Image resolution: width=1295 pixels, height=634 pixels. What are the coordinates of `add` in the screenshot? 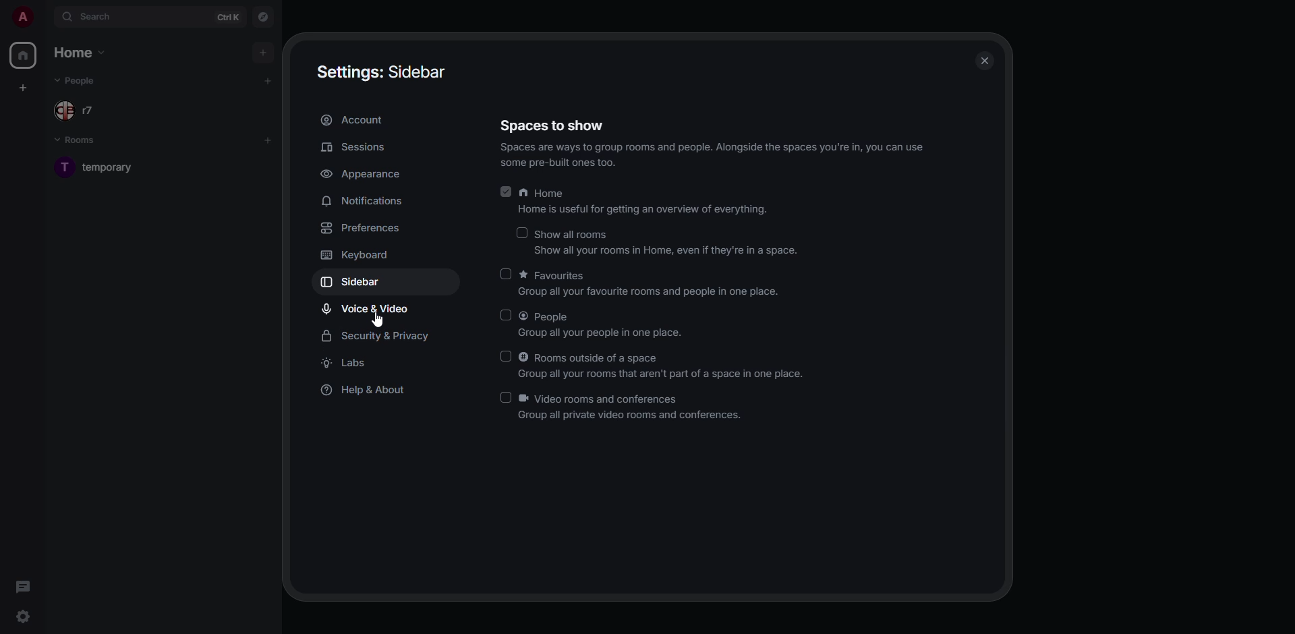 It's located at (269, 138).